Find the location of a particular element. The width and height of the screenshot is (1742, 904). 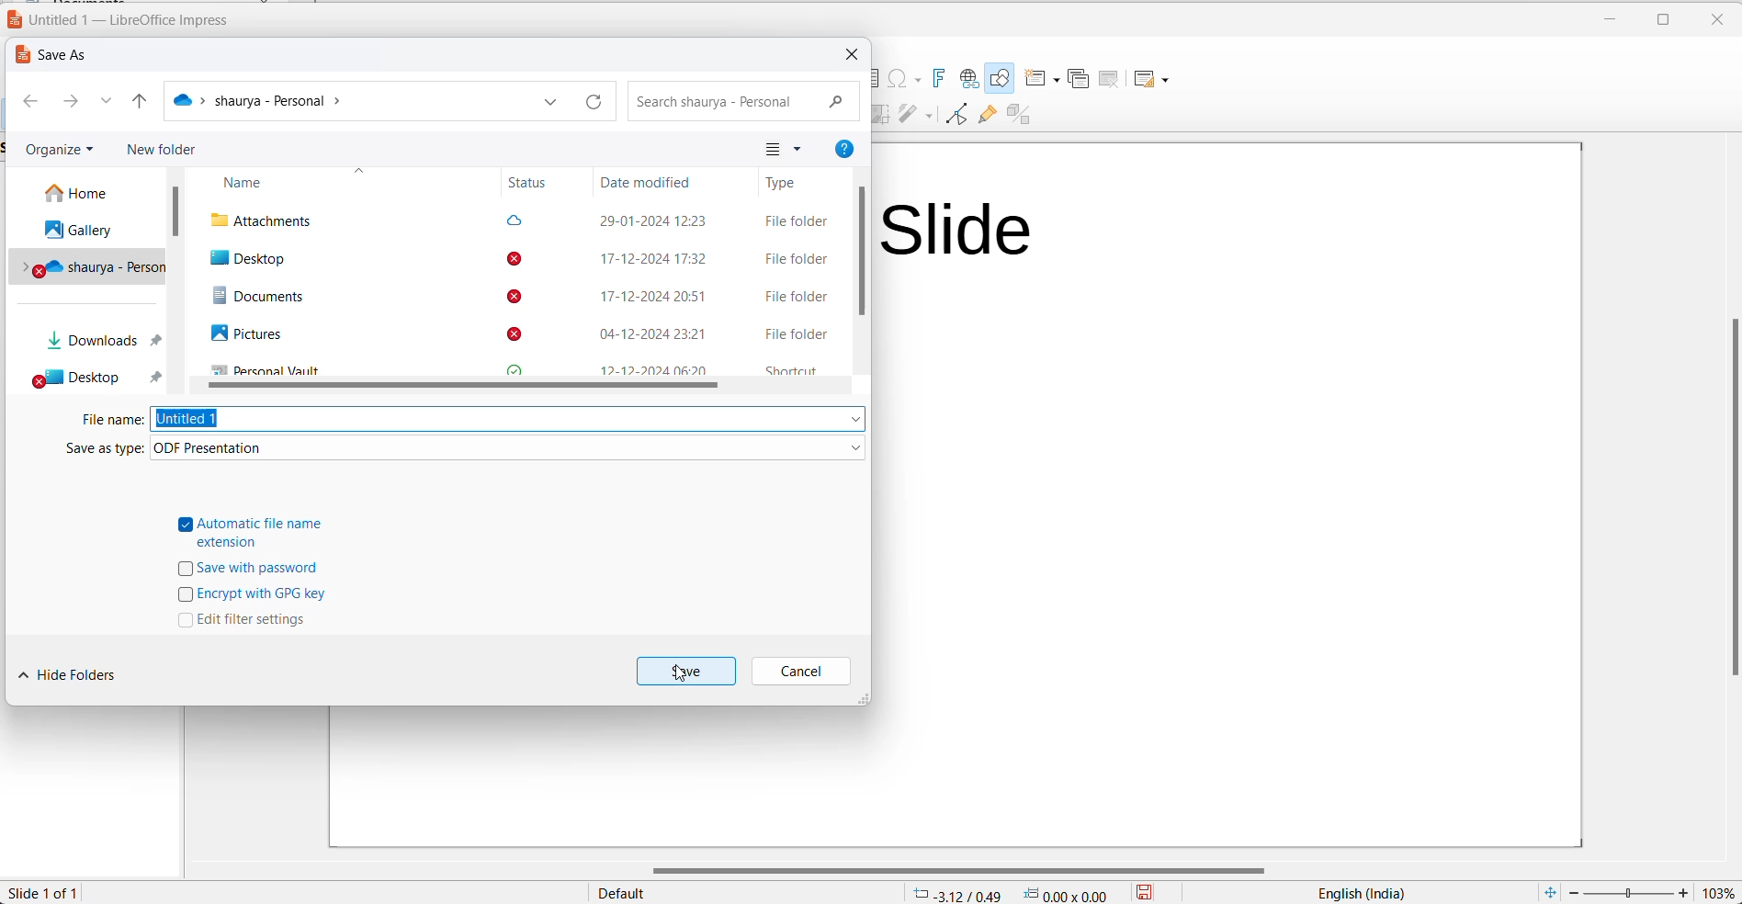

DATE MODIFIED LABEL is located at coordinates (651, 182).